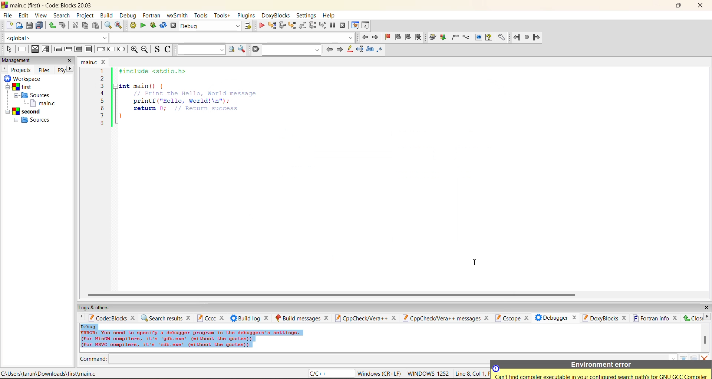 The image size is (712, 379). What do you see at coordinates (22, 49) in the screenshot?
I see `instruction` at bounding box center [22, 49].